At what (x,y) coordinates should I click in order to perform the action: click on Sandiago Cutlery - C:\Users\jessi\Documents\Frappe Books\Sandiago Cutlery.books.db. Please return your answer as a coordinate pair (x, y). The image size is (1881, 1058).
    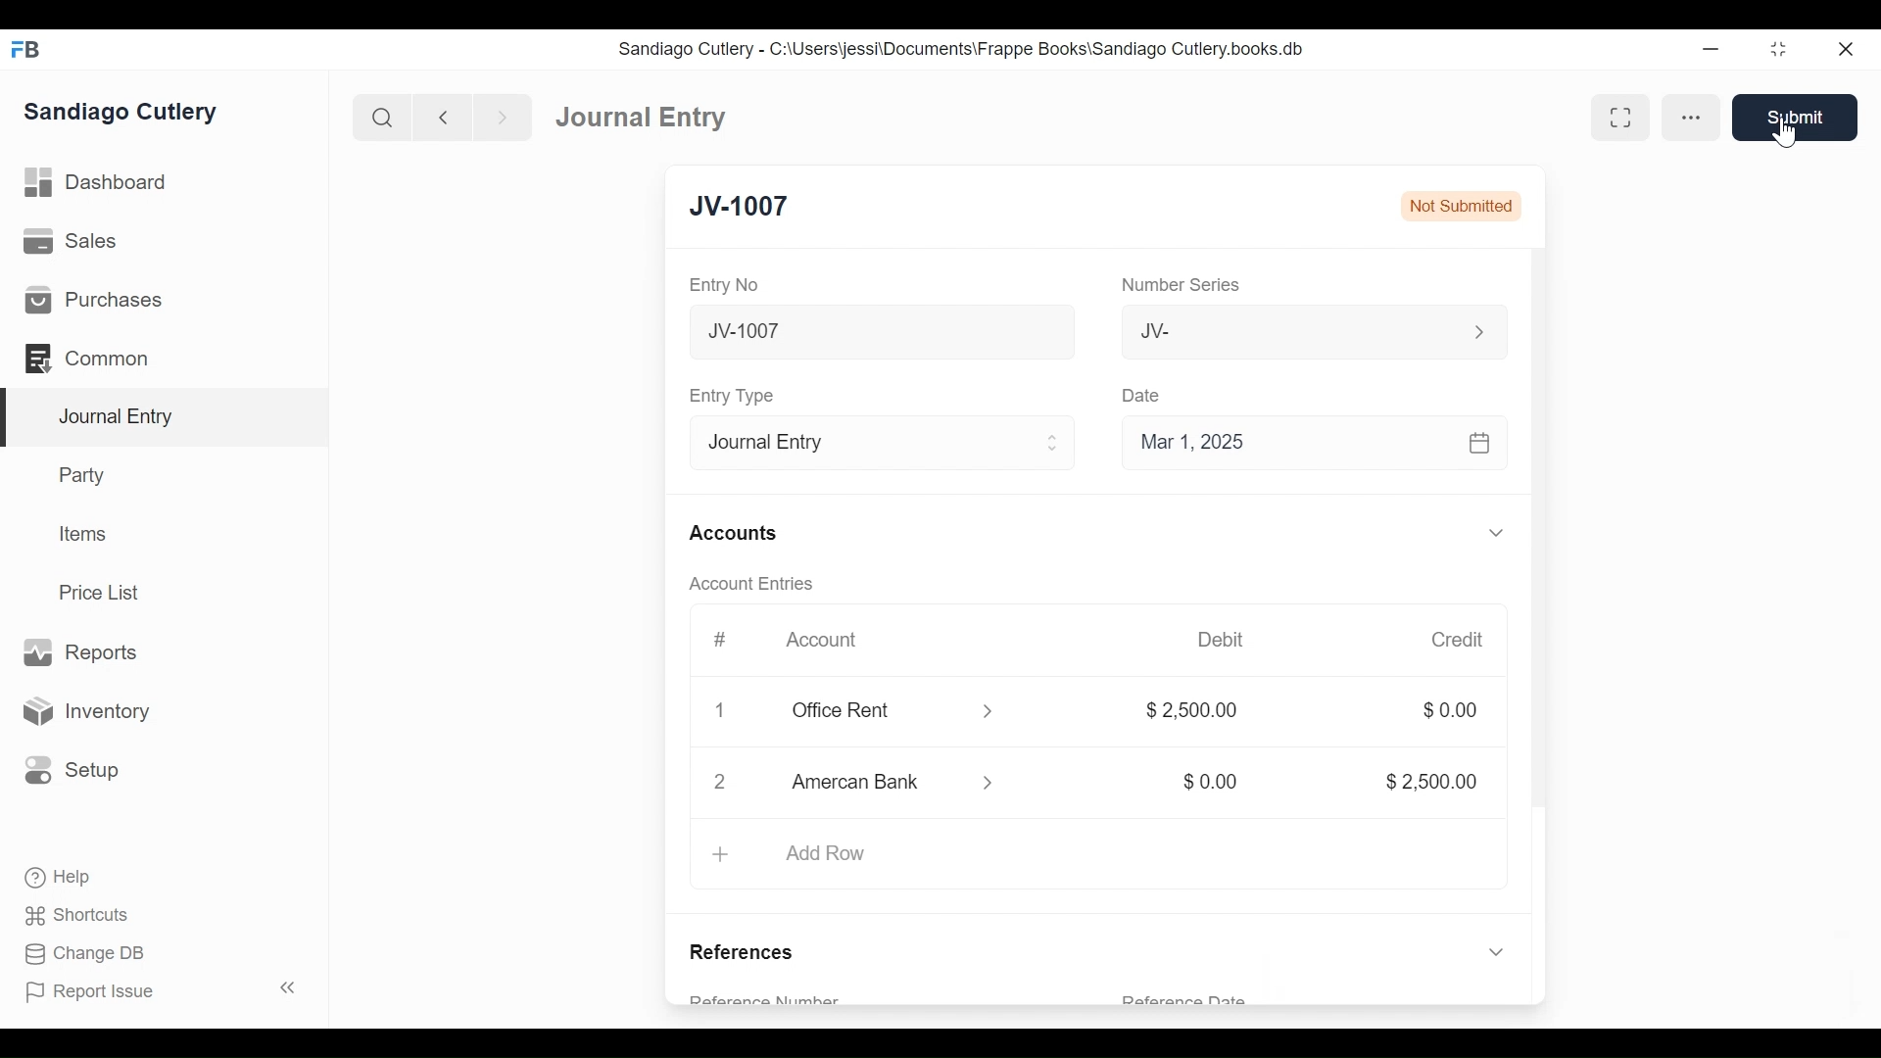
    Looking at the image, I should click on (967, 48).